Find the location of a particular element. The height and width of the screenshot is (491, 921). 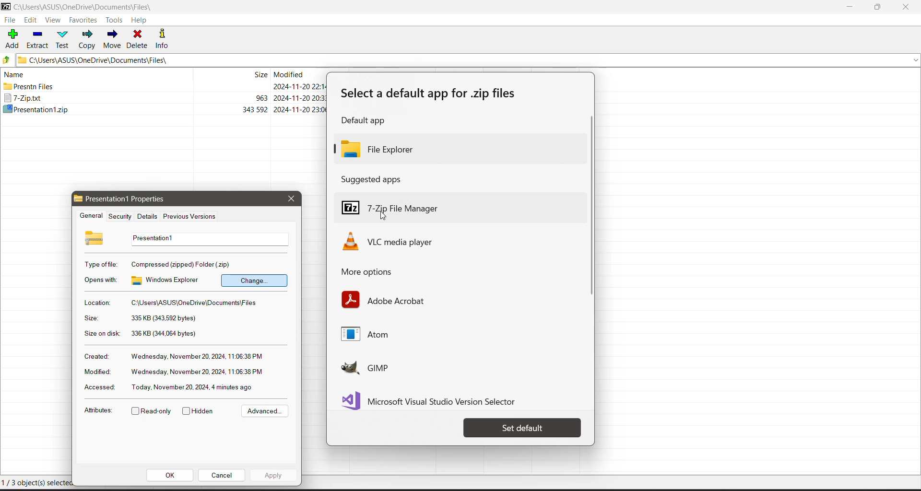

Close is located at coordinates (908, 7).